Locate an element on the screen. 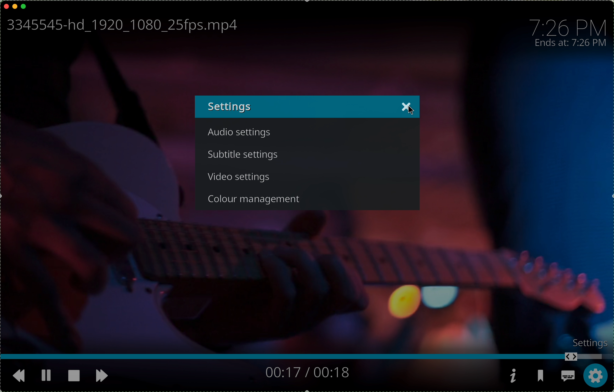  name file is located at coordinates (120, 26).